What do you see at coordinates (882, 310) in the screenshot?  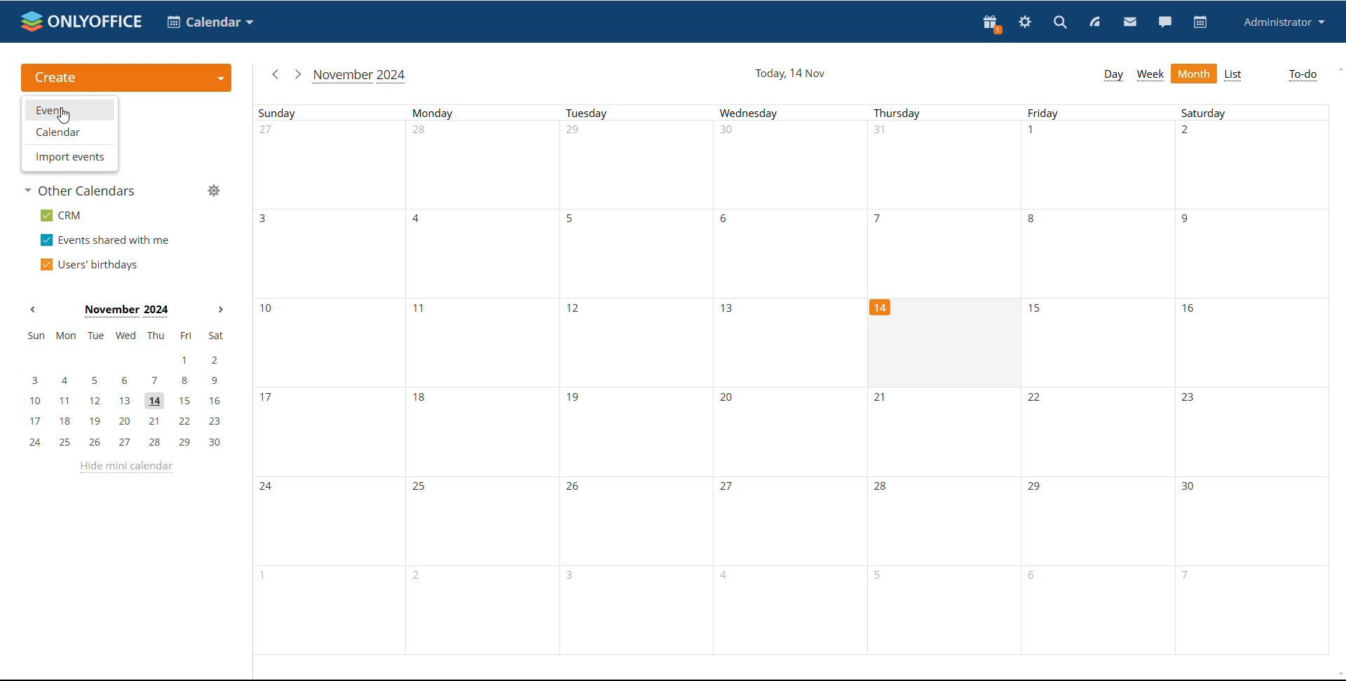 I see `14` at bounding box center [882, 310].